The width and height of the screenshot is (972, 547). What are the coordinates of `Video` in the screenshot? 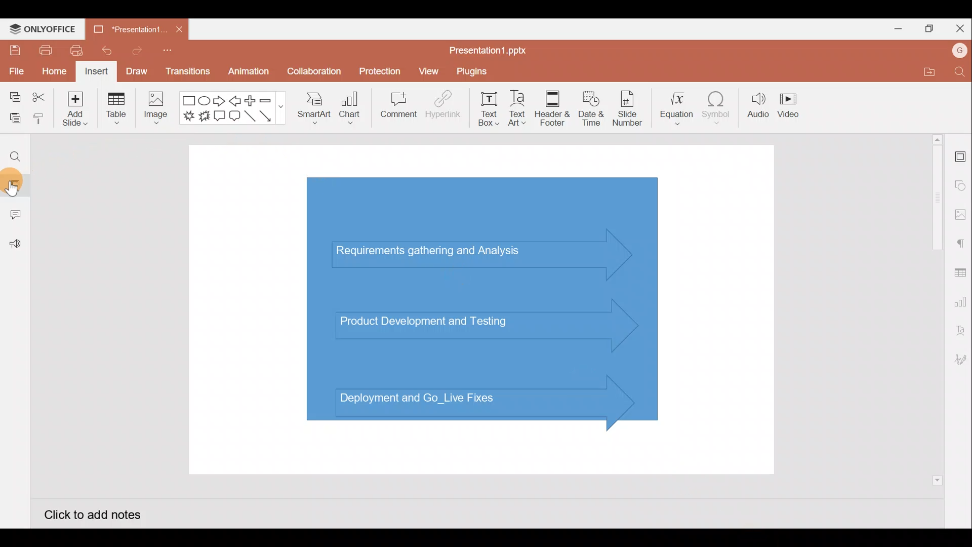 It's located at (792, 105).